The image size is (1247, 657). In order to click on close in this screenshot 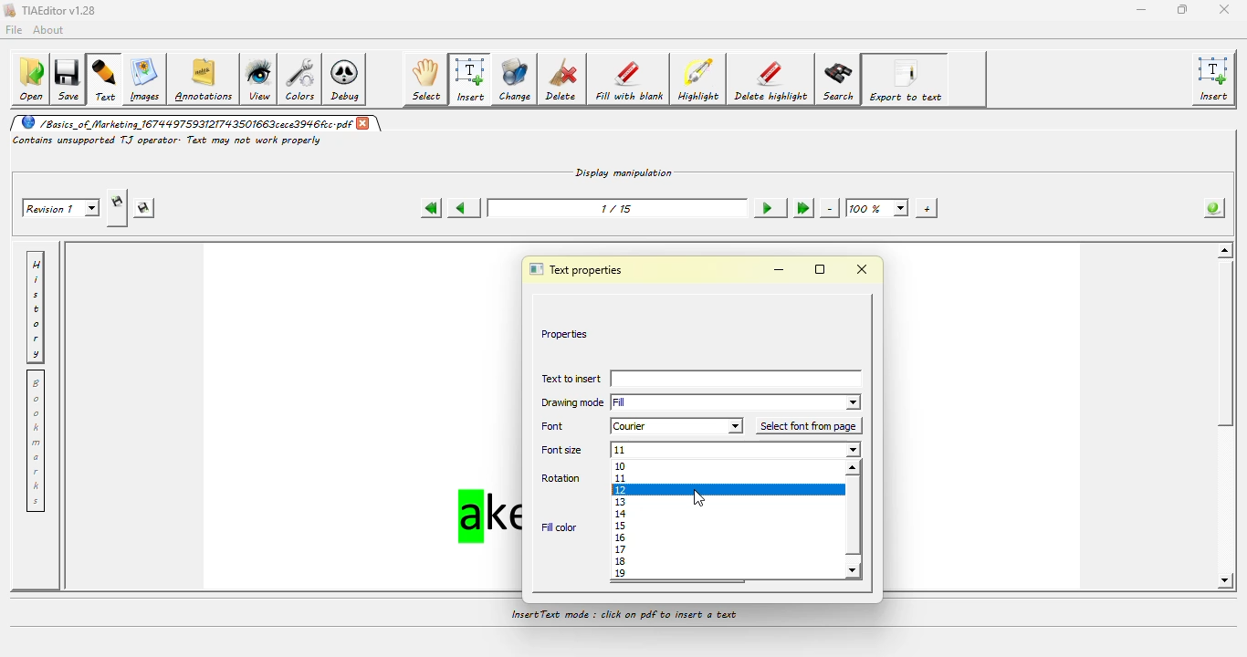, I will do `click(1223, 9)`.